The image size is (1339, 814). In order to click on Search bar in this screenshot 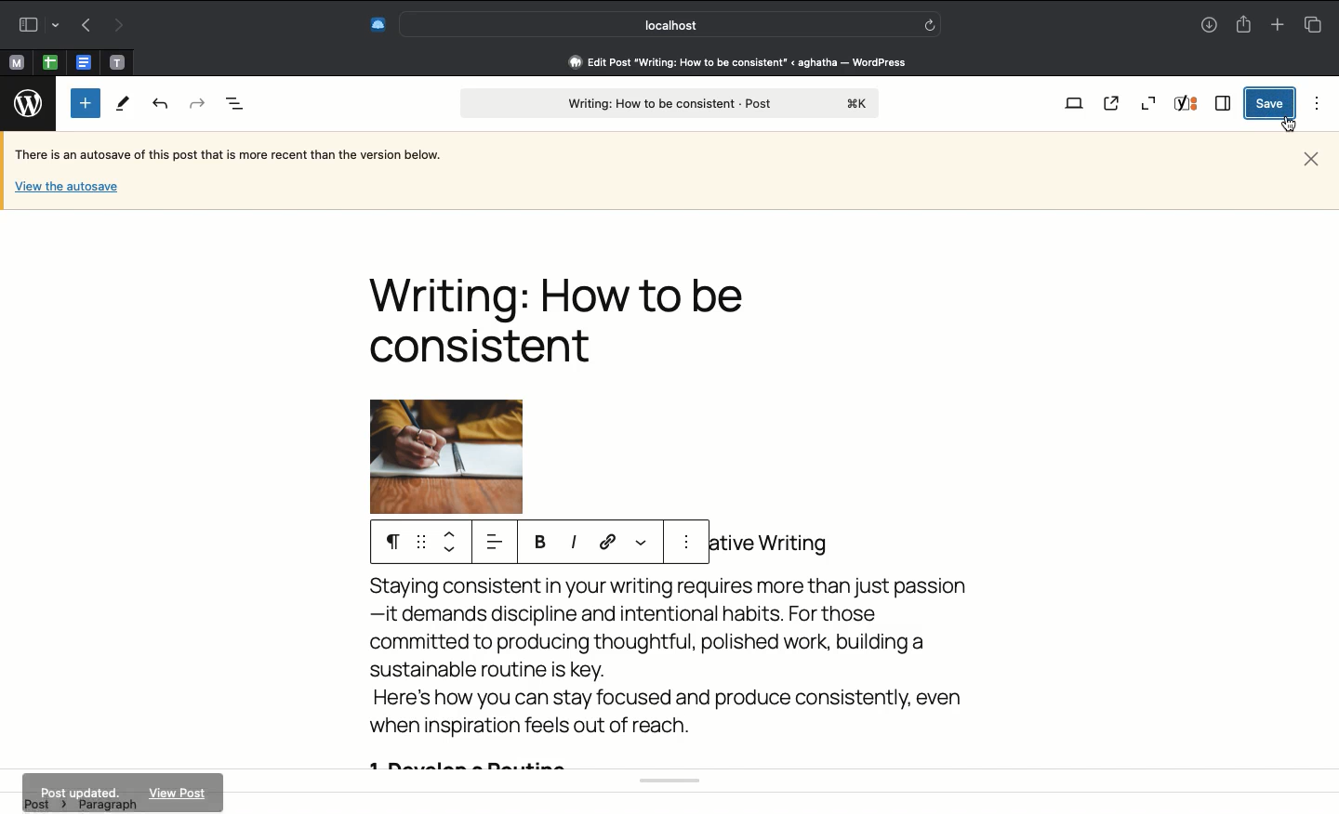, I will do `click(670, 24)`.